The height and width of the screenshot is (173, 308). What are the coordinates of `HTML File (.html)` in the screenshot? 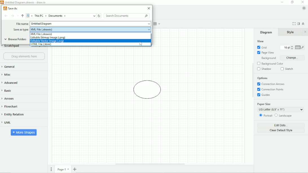 It's located at (42, 44).